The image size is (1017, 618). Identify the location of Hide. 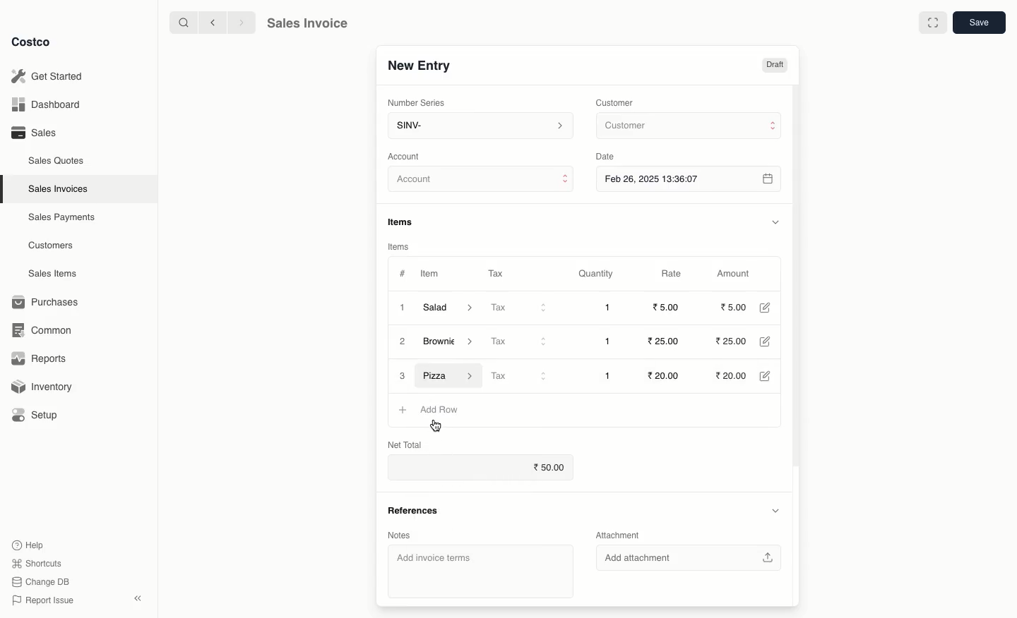
(775, 222).